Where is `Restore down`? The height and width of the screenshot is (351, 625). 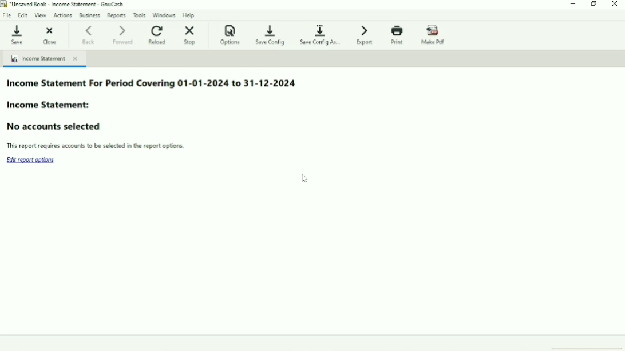 Restore down is located at coordinates (594, 5).